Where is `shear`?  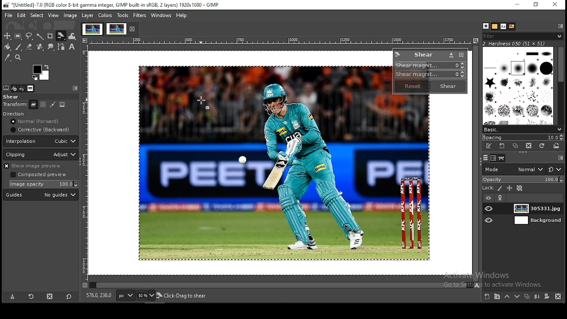 shear is located at coordinates (423, 54).